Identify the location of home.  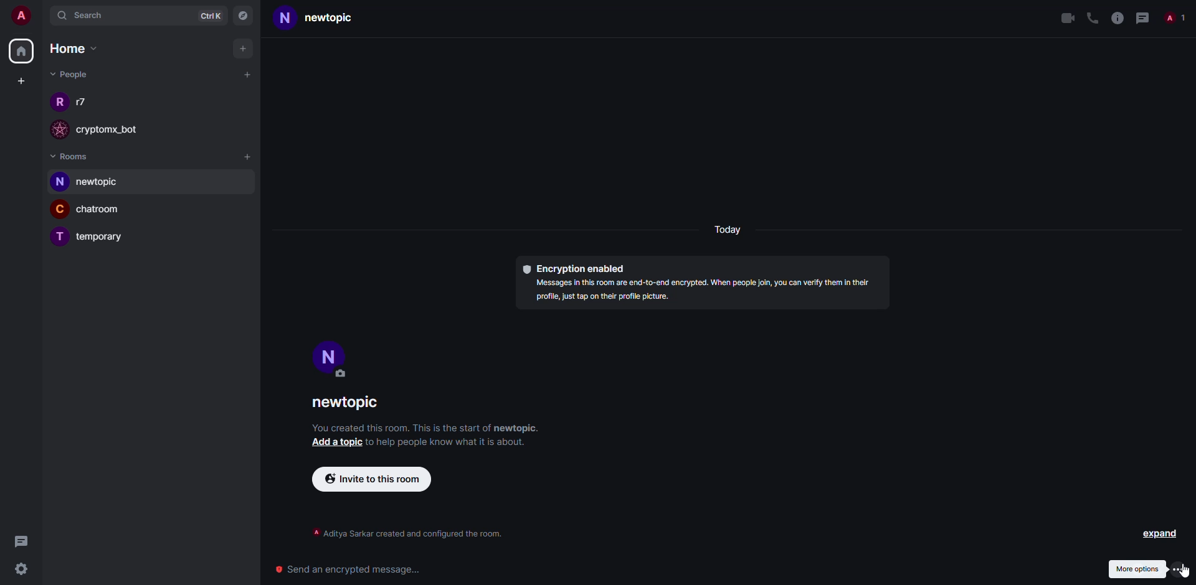
(77, 48).